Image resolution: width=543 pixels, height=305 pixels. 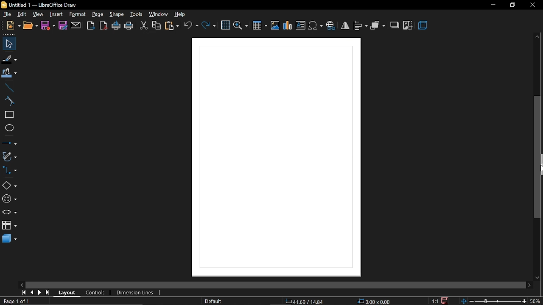 What do you see at coordinates (63, 26) in the screenshot?
I see `save as` at bounding box center [63, 26].